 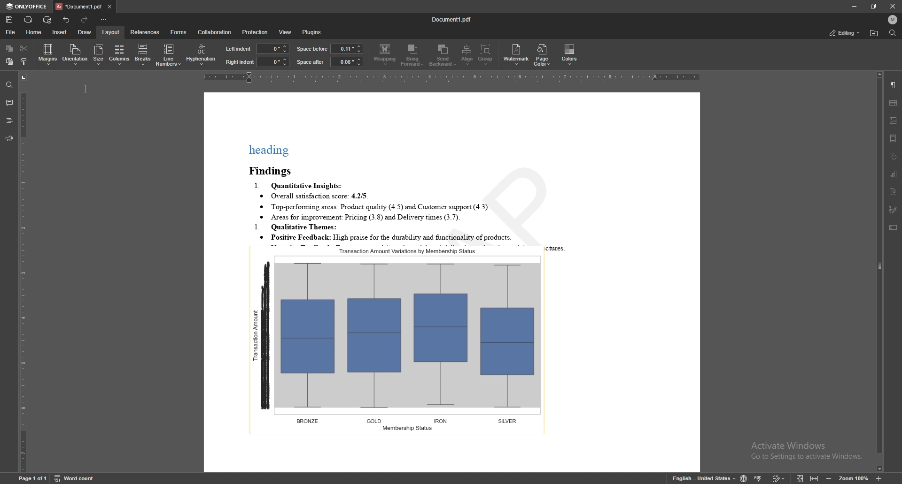 I want to click on paragraph, so click(x=894, y=85).